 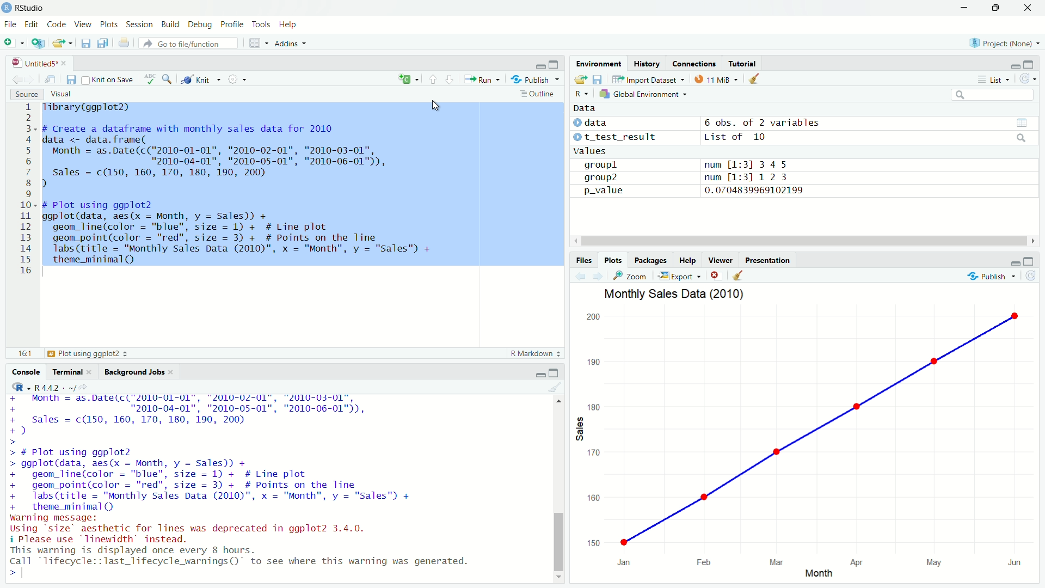 I want to click on groupl num [1:3] 345, so click(x=684, y=164).